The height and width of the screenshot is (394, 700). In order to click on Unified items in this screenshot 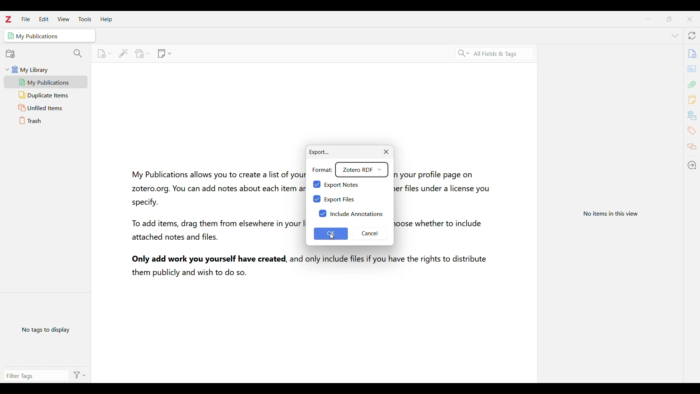, I will do `click(46, 108)`.